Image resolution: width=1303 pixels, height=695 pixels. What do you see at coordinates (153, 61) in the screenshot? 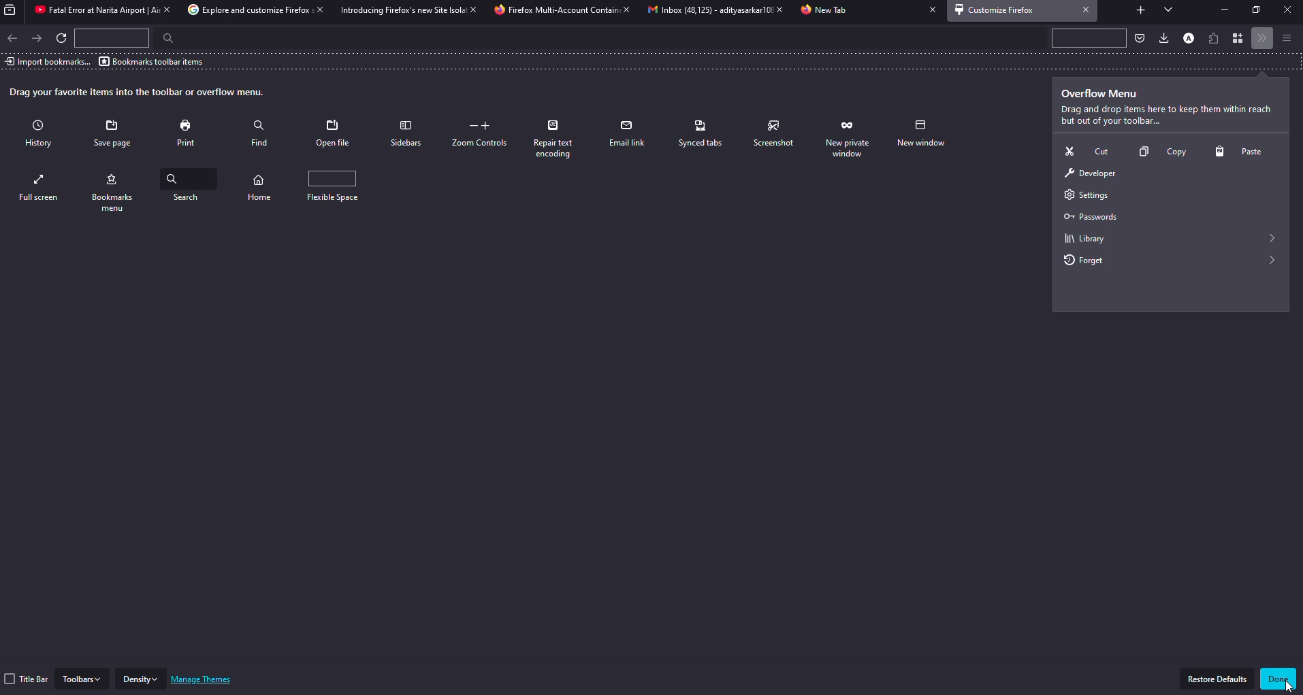
I see `bookmarks toolbar items` at bounding box center [153, 61].